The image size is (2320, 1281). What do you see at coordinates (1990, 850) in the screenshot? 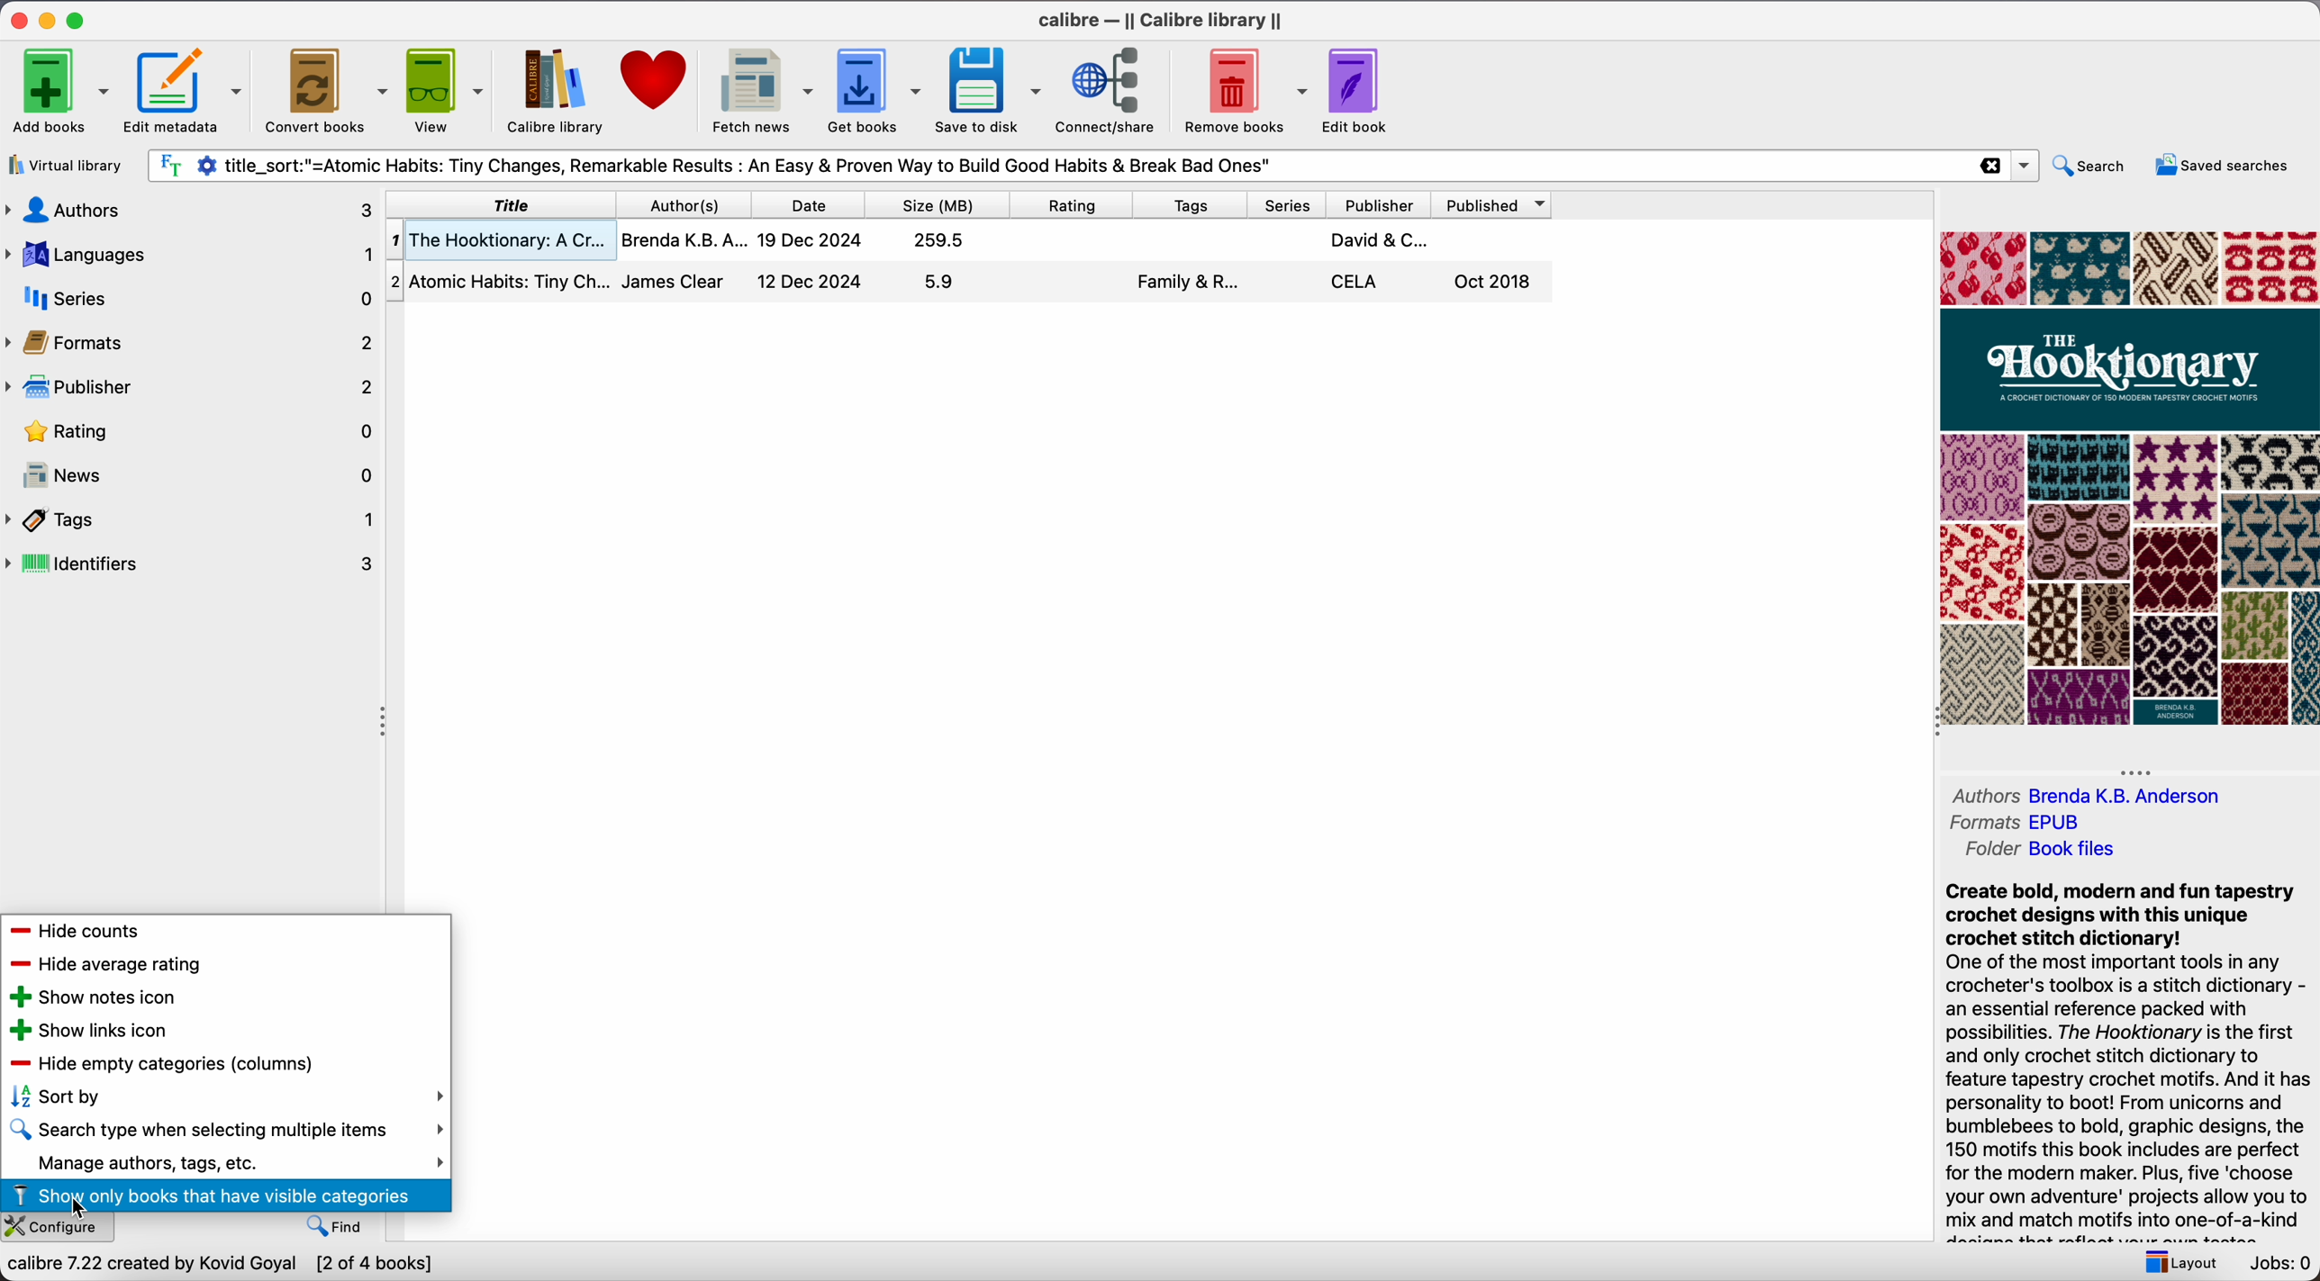
I see `Folder` at bounding box center [1990, 850].